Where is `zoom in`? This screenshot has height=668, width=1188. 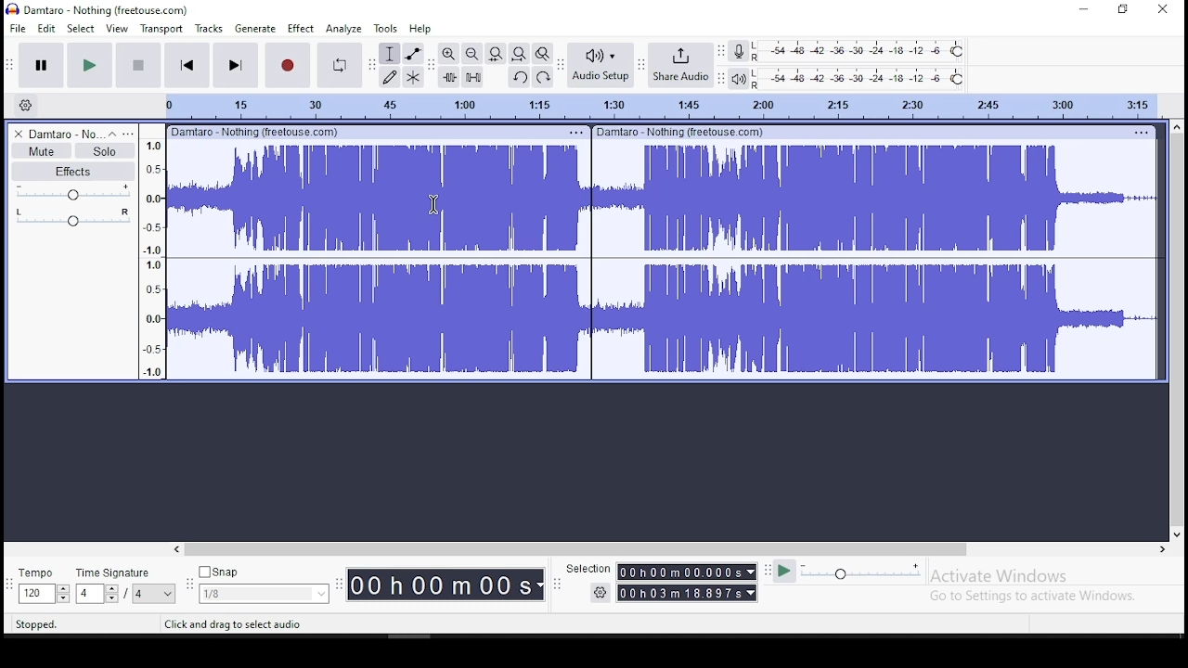
zoom in is located at coordinates (448, 52).